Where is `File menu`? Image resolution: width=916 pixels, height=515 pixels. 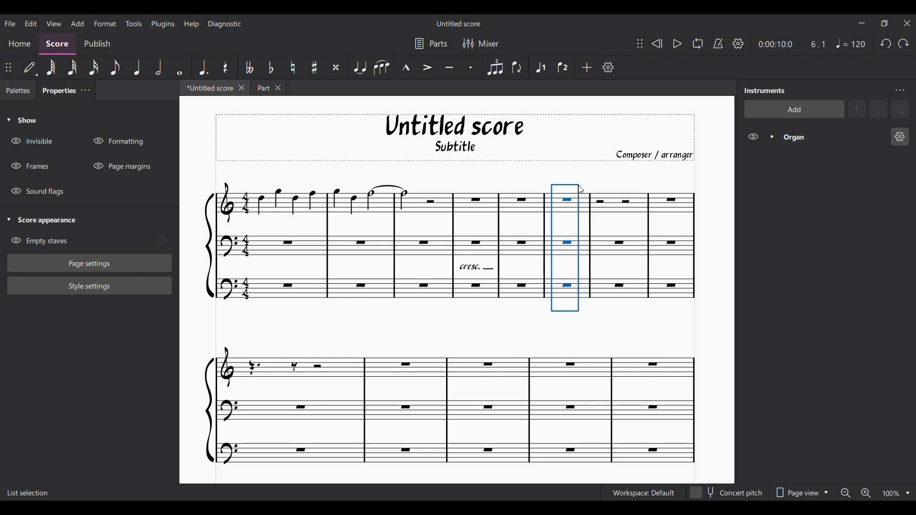 File menu is located at coordinates (10, 23).